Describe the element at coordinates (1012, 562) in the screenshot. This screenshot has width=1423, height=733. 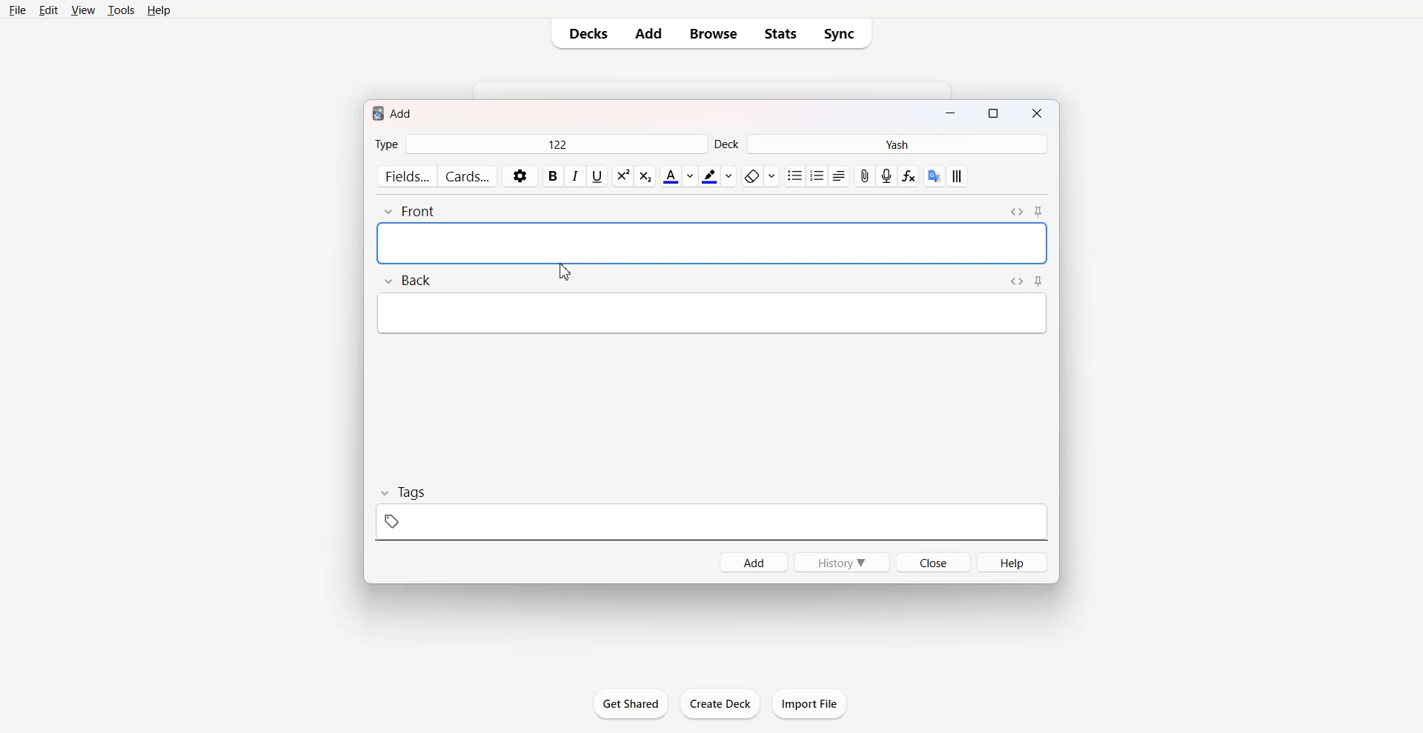
I see `Help` at that location.